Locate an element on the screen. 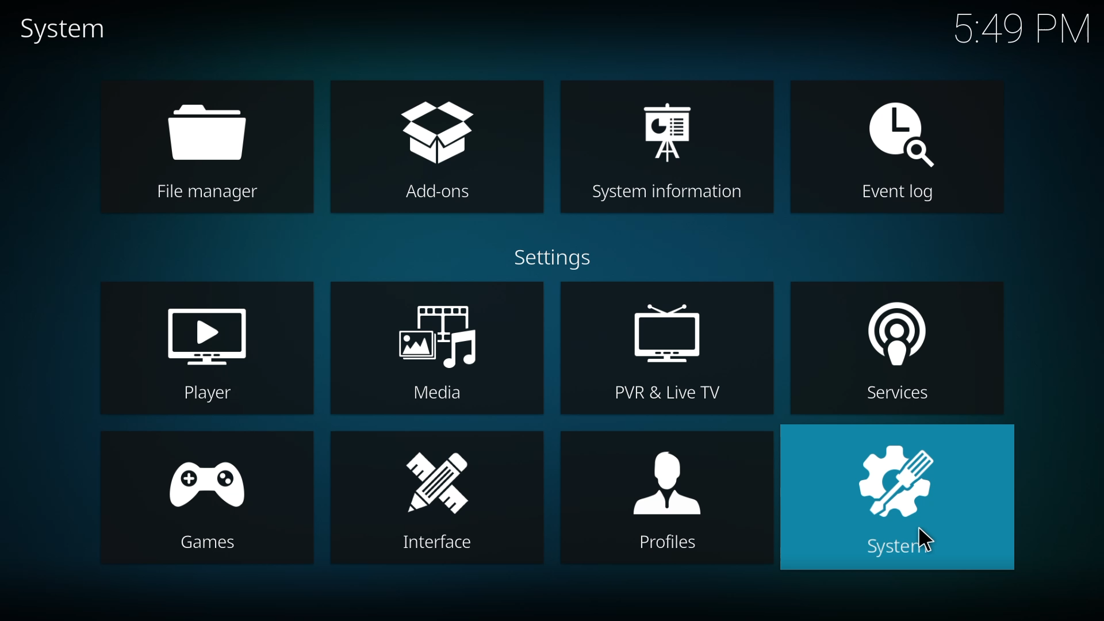  pvr & live tv is located at coordinates (669, 347).